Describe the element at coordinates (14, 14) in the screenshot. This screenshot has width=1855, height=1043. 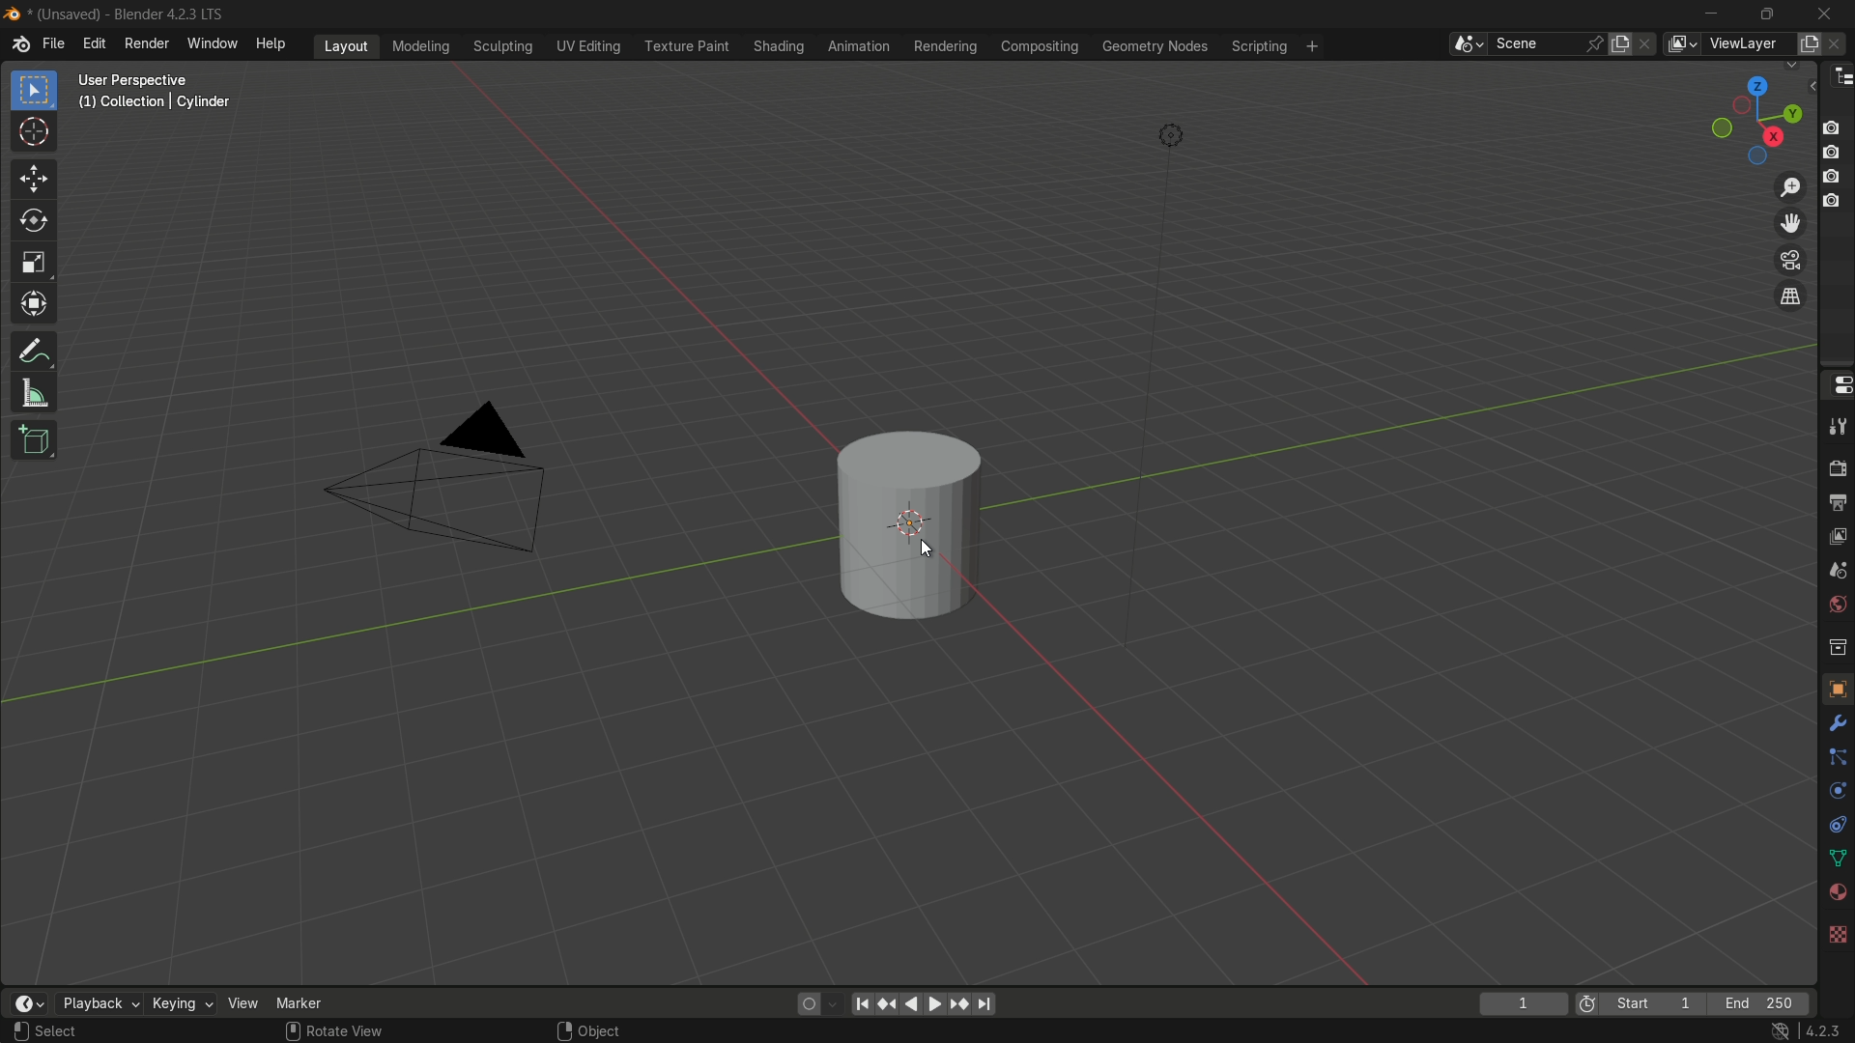
I see `logo` at that location.